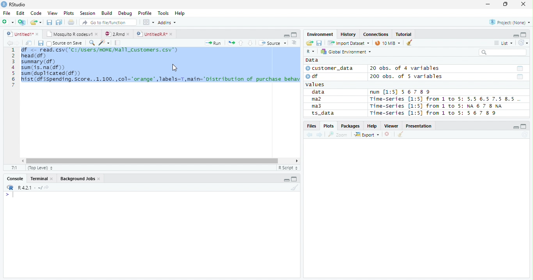 This screenshot has width=533, height=280. I want to click on Code Tools, so click(104, 43).